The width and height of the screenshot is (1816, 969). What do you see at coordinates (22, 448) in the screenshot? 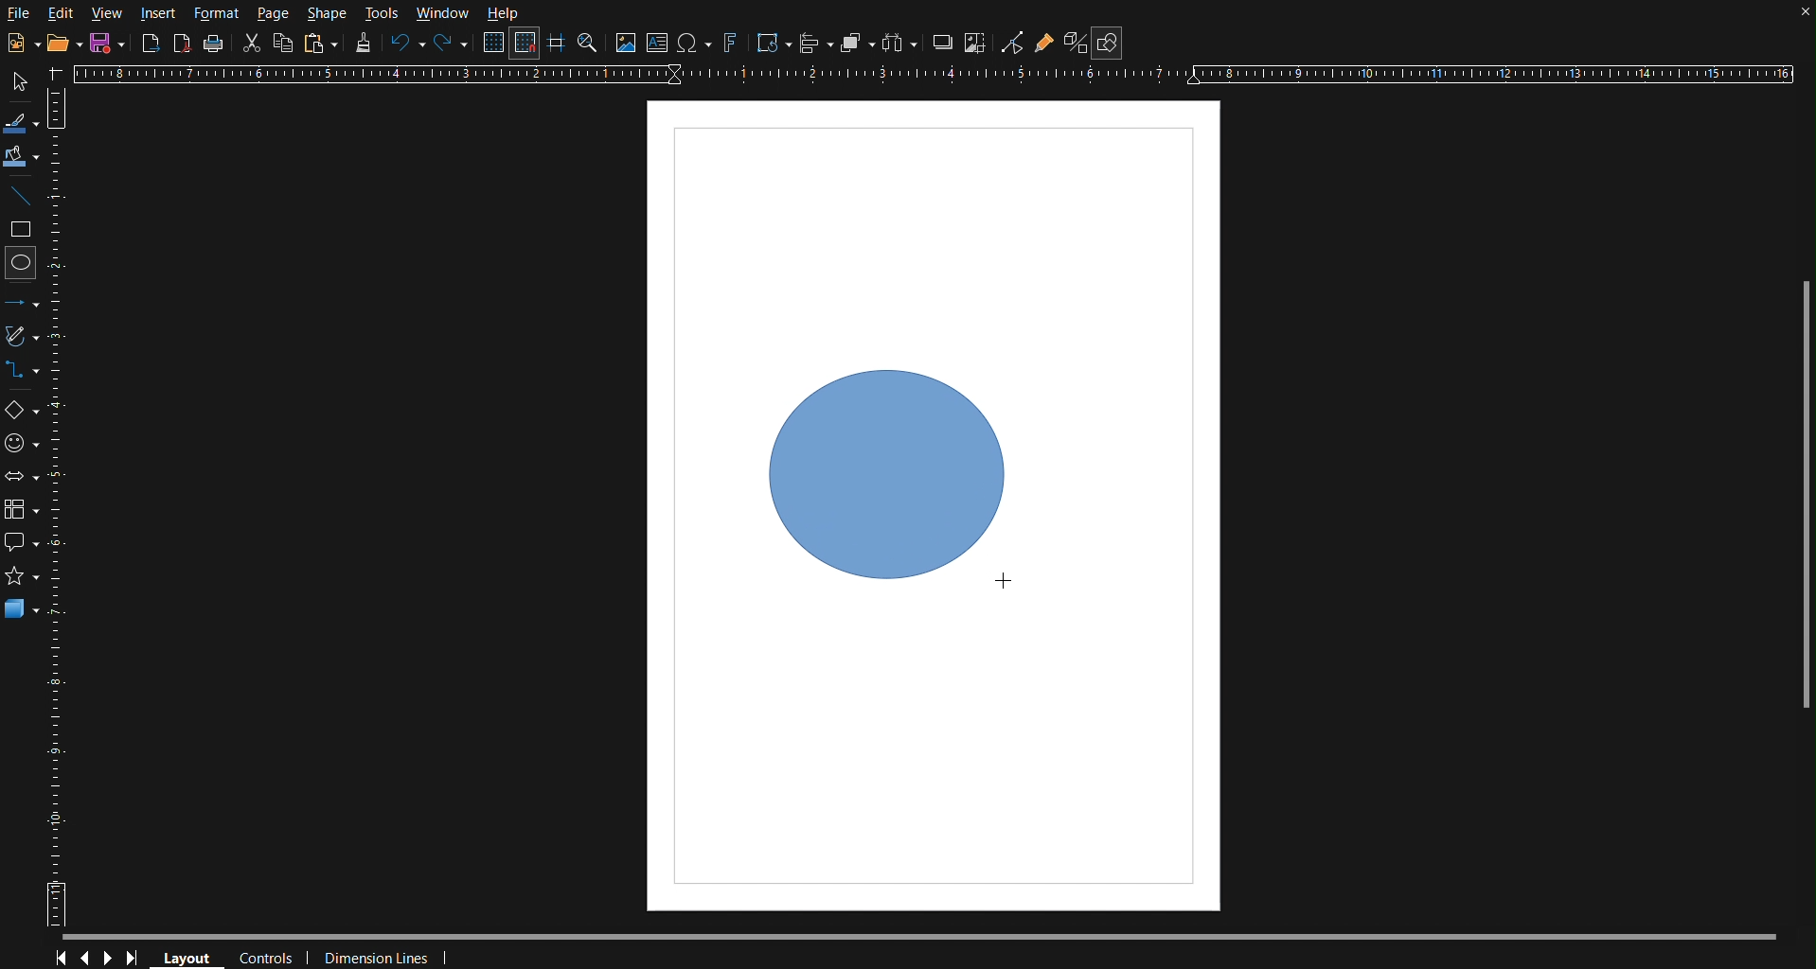
I see `Symbol Shapes` at bounding box center [22, 448].